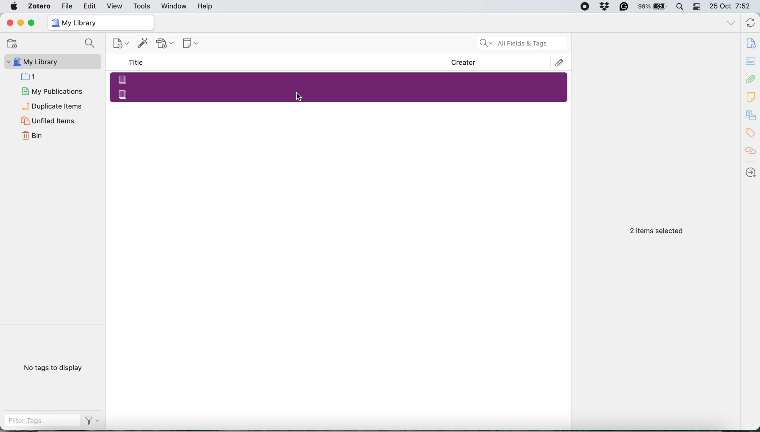 The height and width of the screenshot is (432, 760). Describe the element at coordinates (51, 90) in the screenshot. I see `My Publications` at that location.